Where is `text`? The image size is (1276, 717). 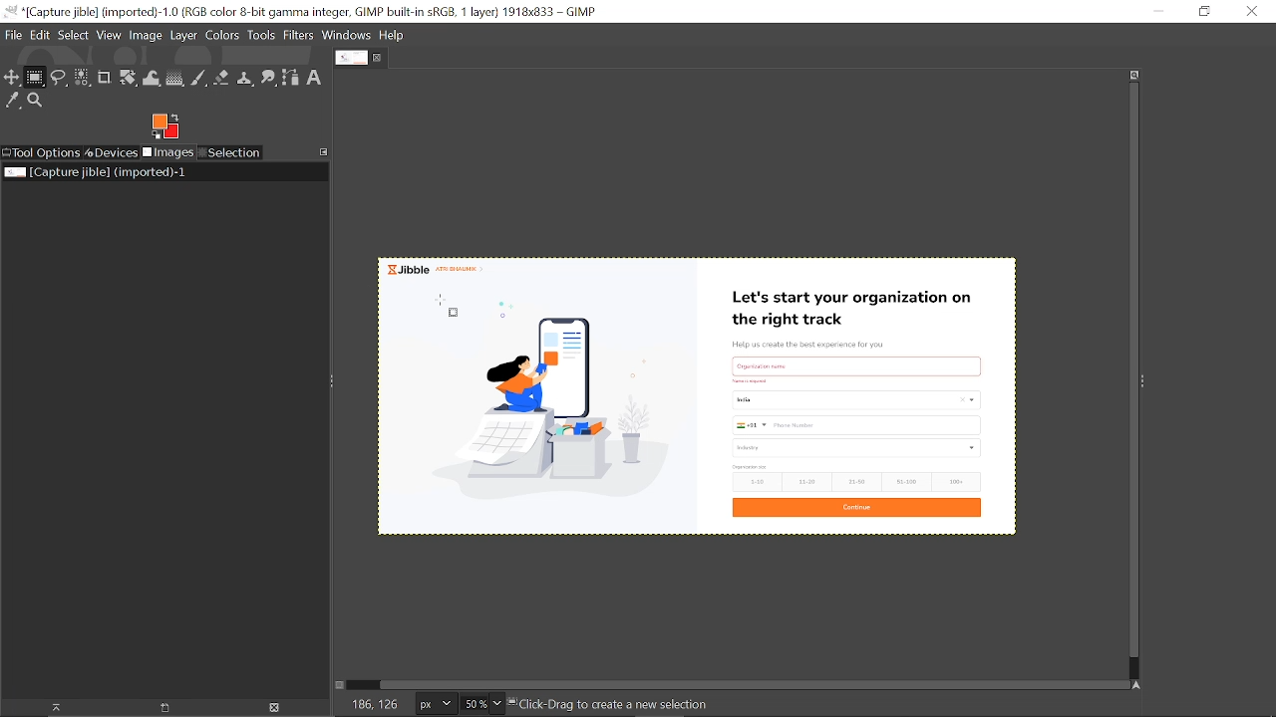 text is located at coordinates (857, 363).